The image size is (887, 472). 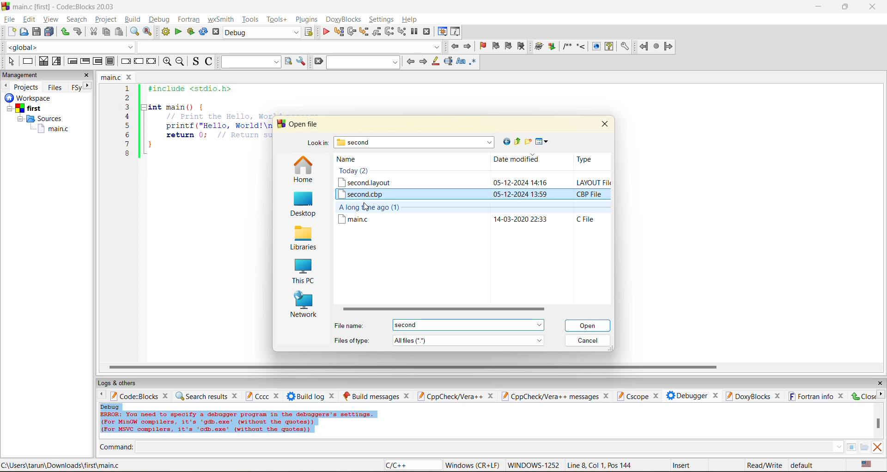 I want to click on run, so click(x=178, y=32).